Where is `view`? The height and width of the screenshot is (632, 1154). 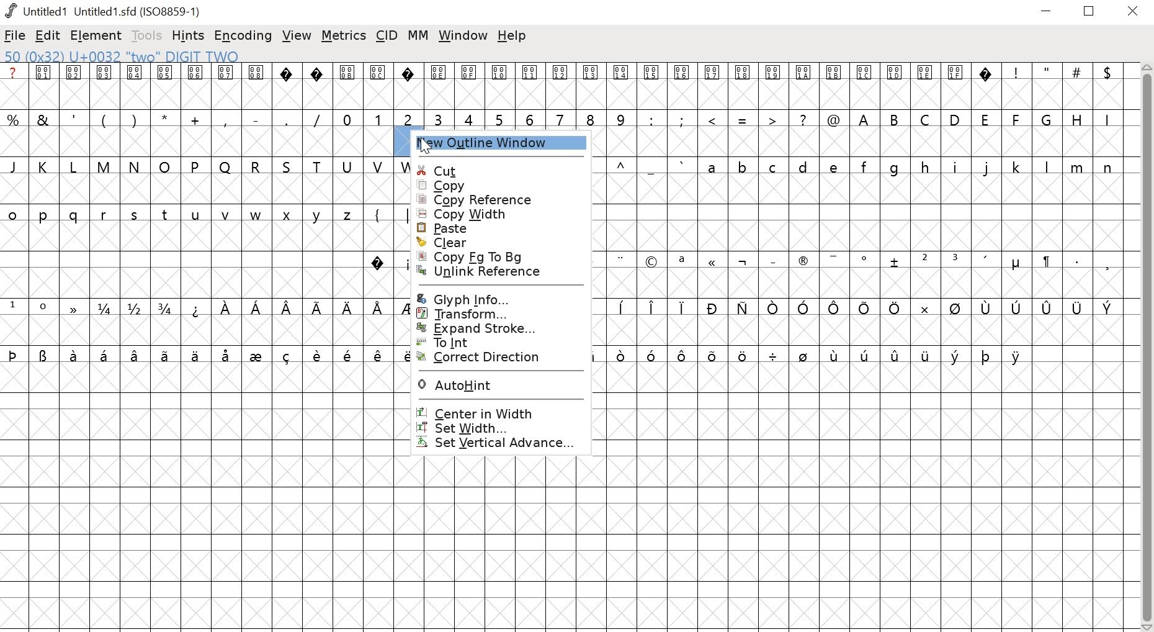 view is located at coordinates (298, 34).